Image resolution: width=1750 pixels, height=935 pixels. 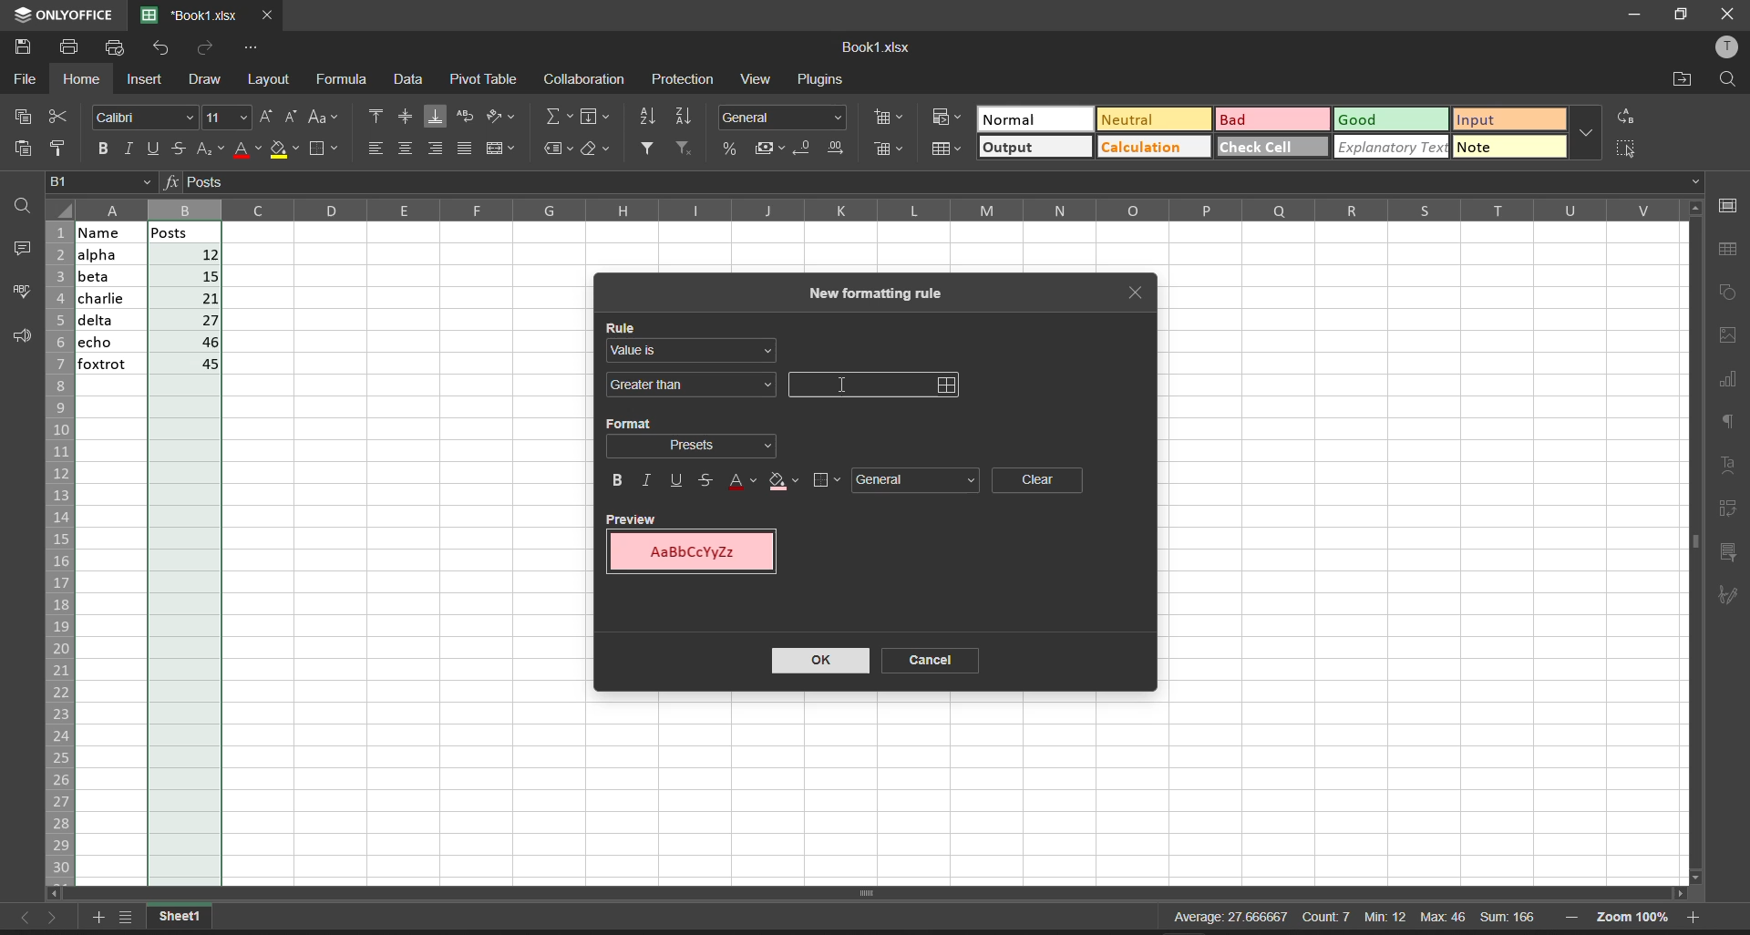 I want to click on strikethrough, so click(x=178, y=146).